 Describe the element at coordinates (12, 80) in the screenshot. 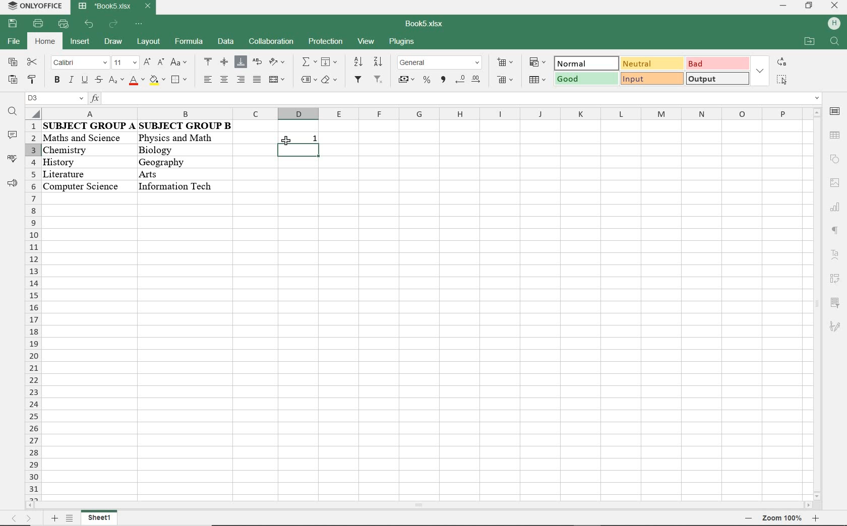

I see `paste` at that location.